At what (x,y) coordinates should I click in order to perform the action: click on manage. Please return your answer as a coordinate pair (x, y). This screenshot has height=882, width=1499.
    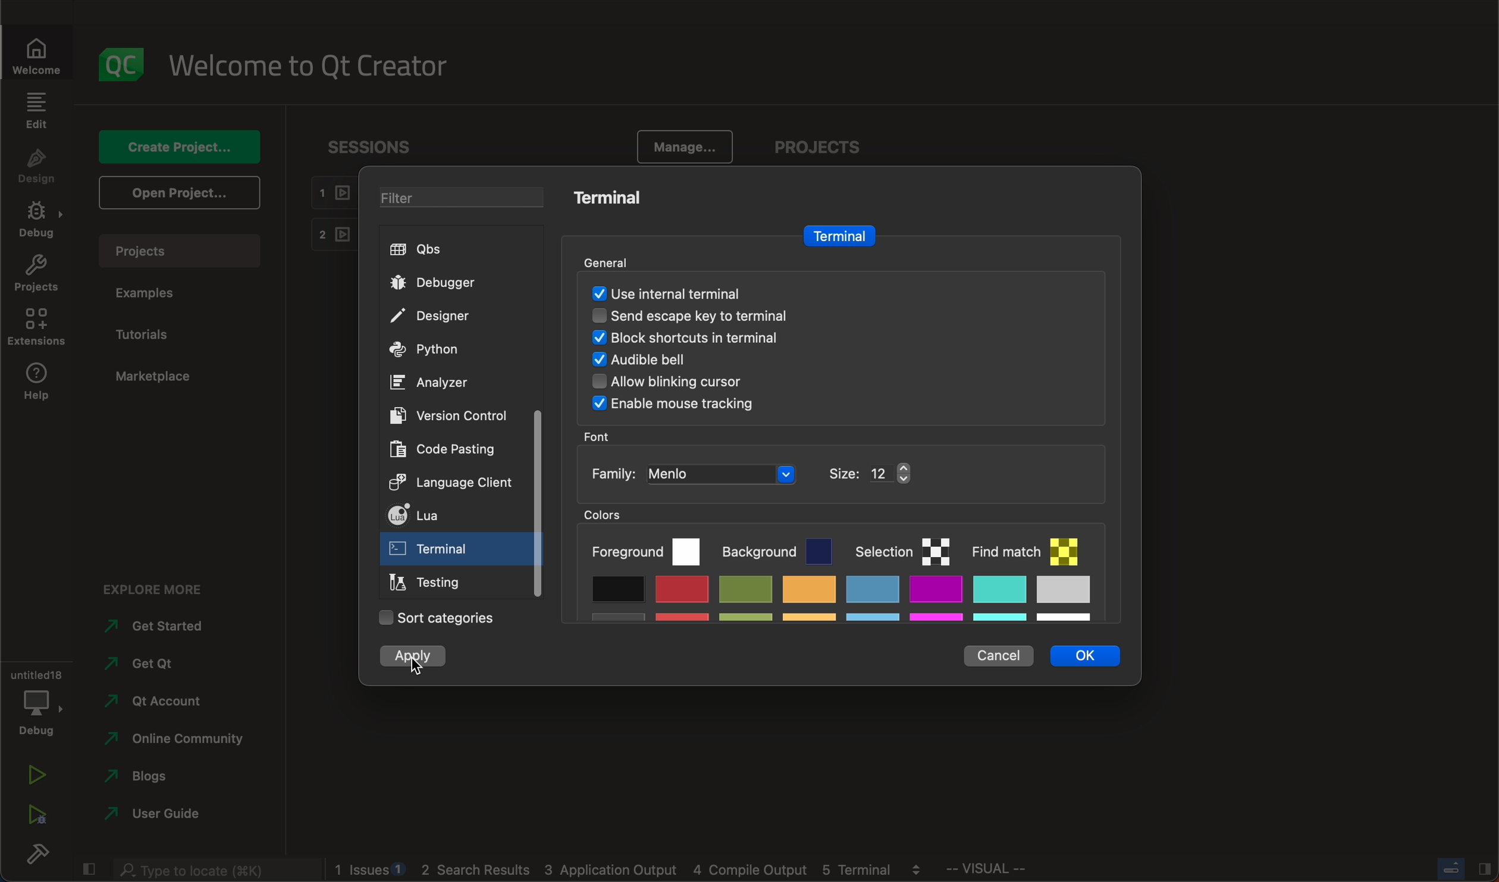
    Looking at the image, I should click on (685, 144).